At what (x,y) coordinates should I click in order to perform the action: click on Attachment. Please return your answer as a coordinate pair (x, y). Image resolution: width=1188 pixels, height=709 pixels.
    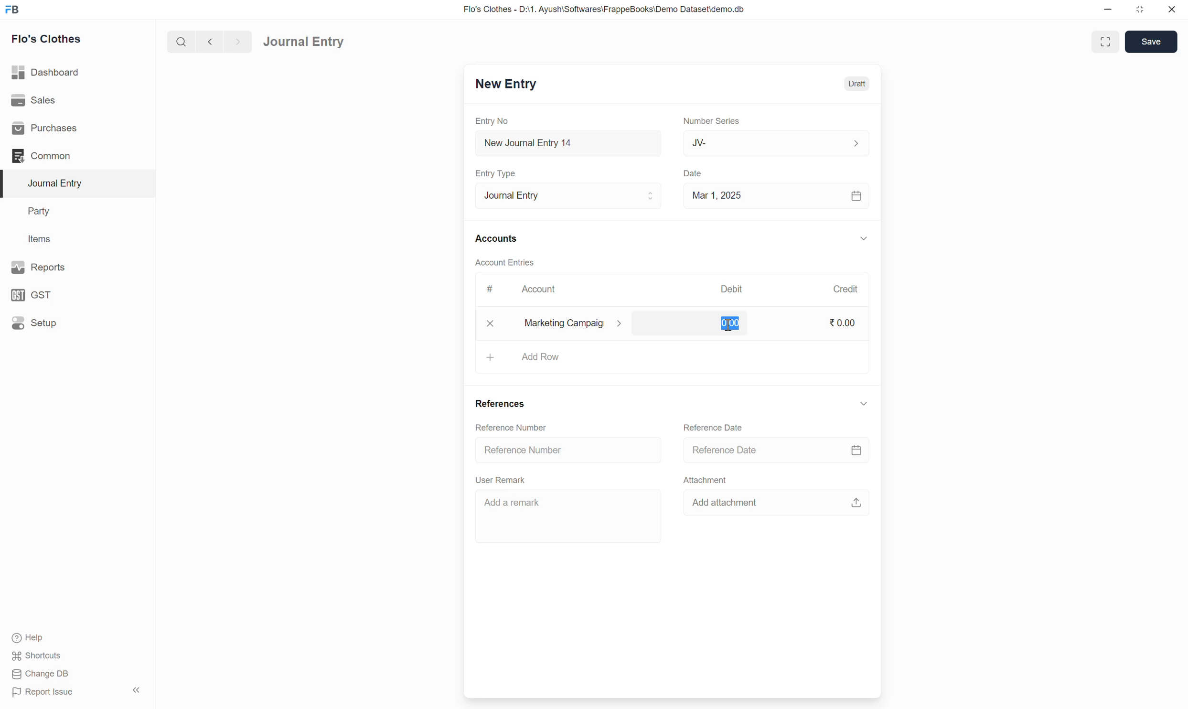
    Looking at the image, I should click on (706, 480).